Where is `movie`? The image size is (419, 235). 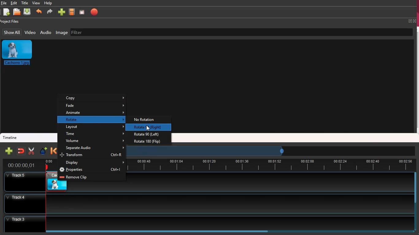
movie is located at coordinates (72, 12).